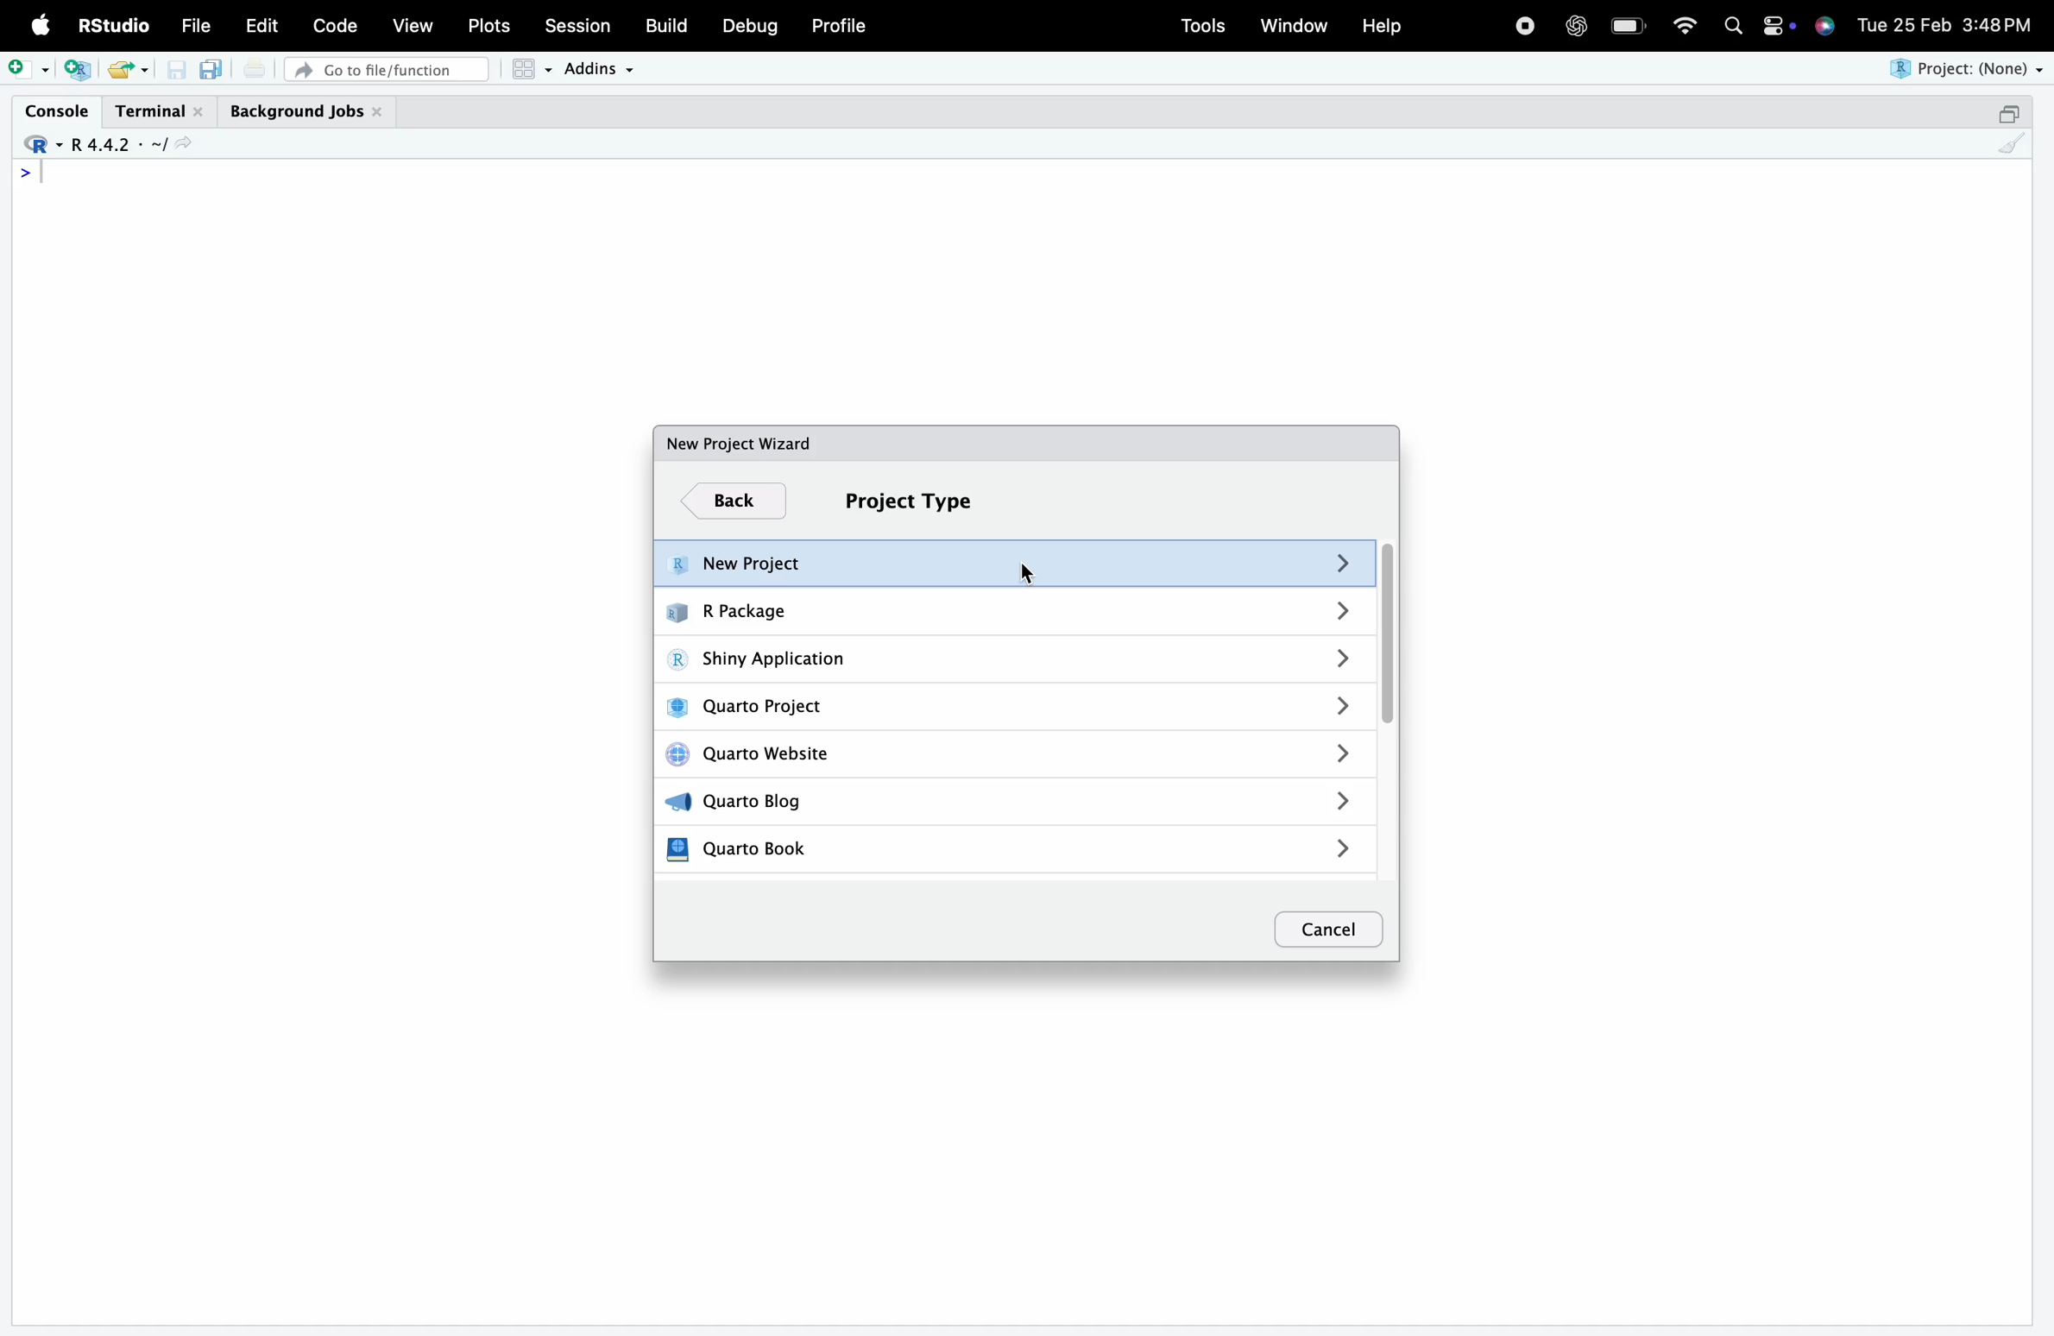 The width and height of the screenshot is (2054, 1336). Describe the element at coordinates (910, 501) in the screenshot. I see `Project Type` at that location.